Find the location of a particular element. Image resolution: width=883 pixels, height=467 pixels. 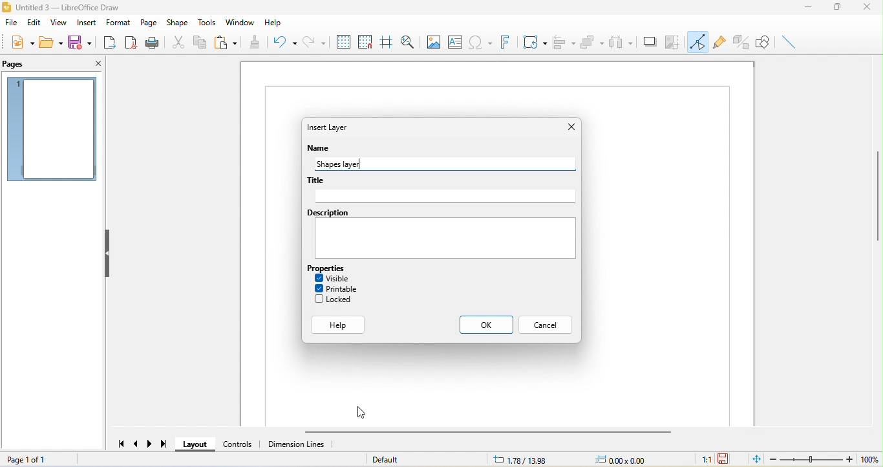

title is located at coordinates (70, 6).